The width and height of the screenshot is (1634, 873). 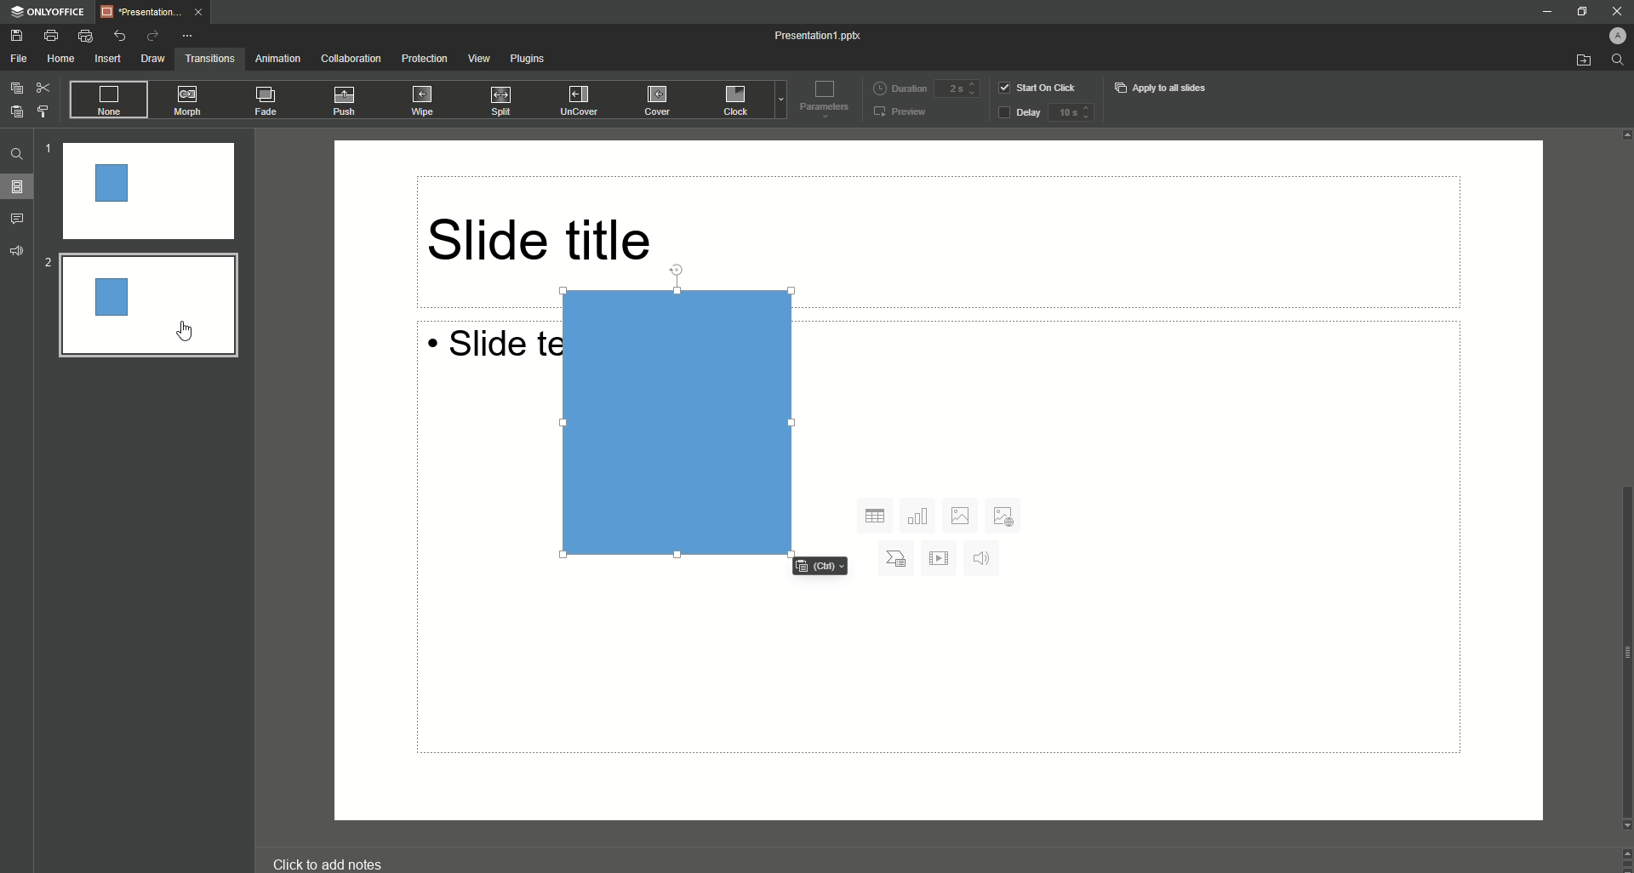 I want to click on Up, so click(x=1624, y=132).